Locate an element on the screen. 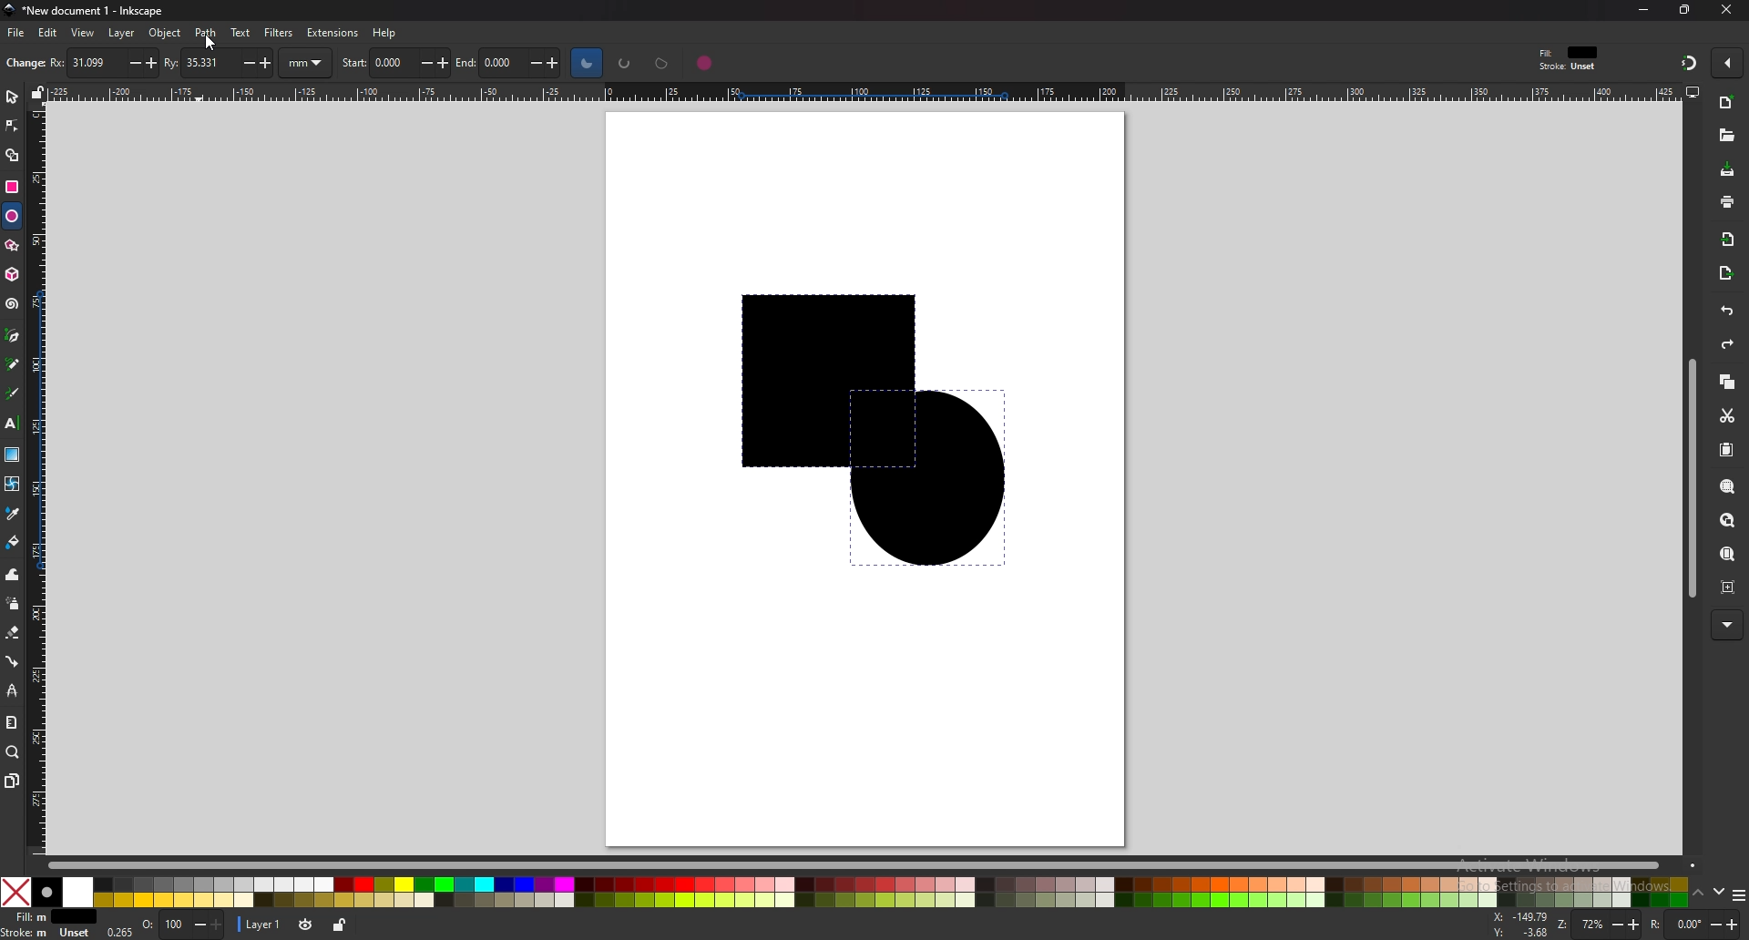  gradient is located at coordinates (12, 455).